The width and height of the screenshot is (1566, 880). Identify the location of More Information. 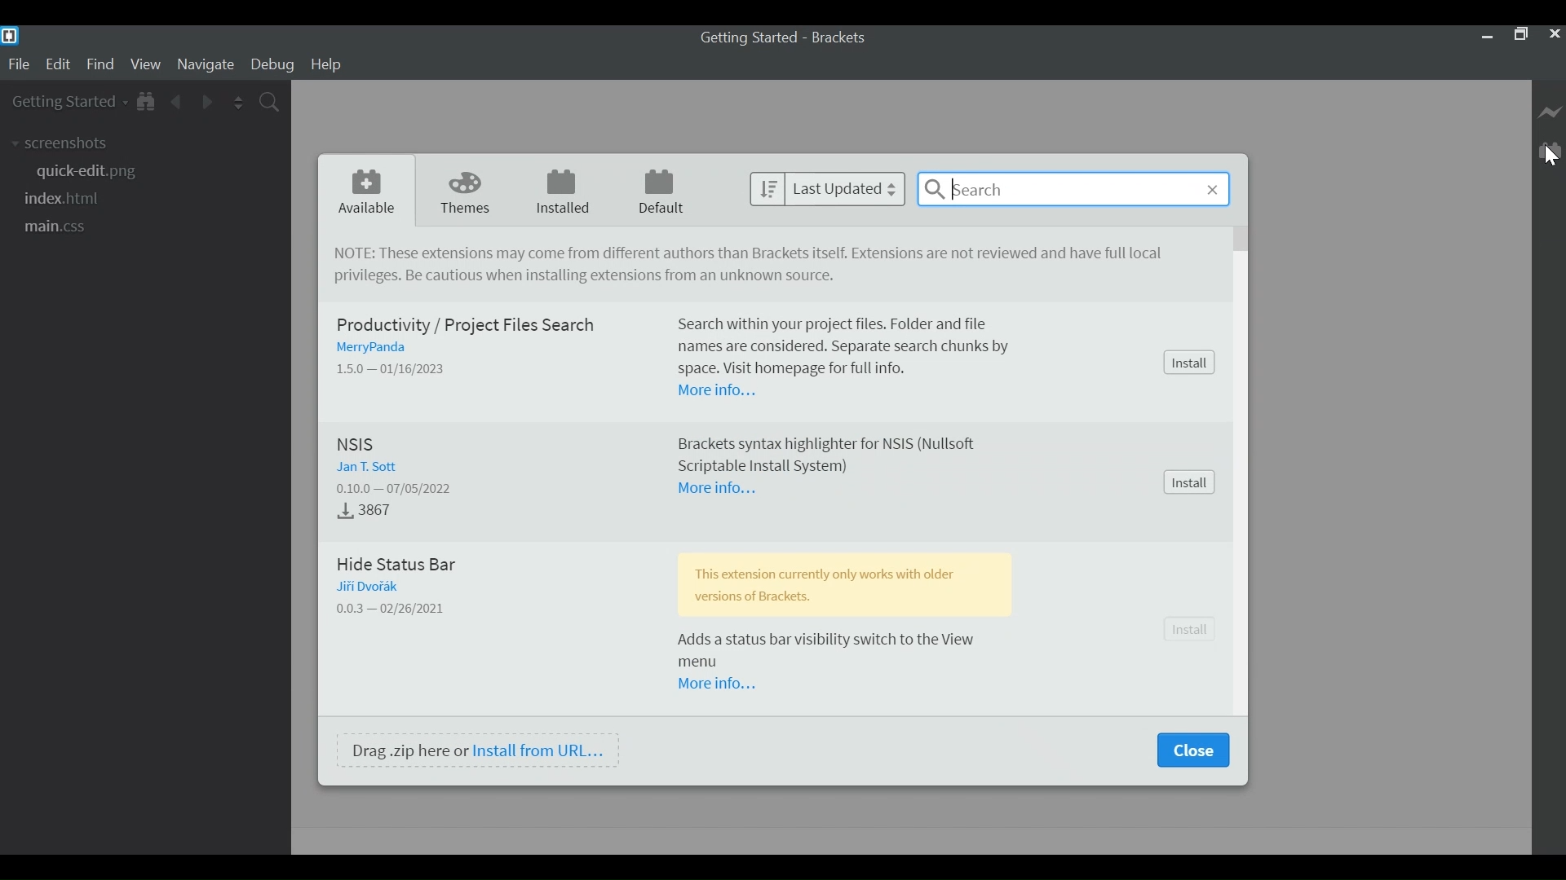
(721, 392).